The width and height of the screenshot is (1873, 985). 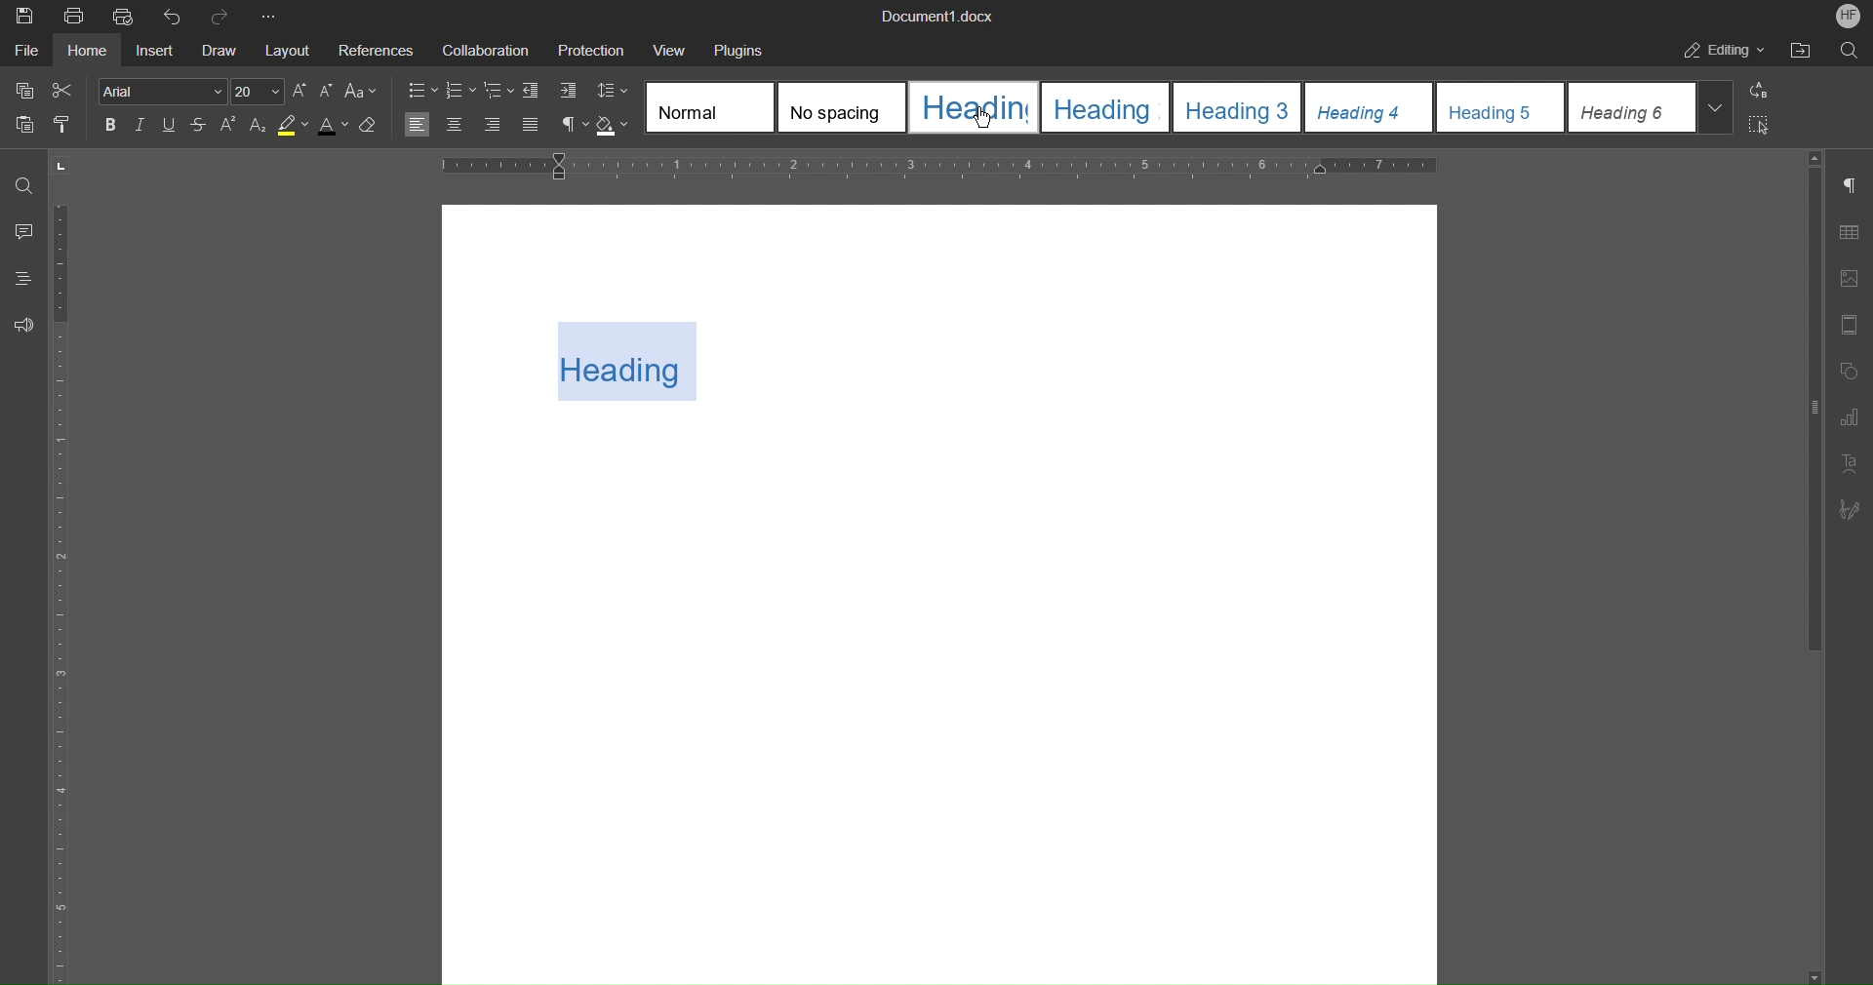 What do you see at coordinates (930, 166) in the screenshot?
I see `Horizontal Ruler` at bounding box center [930, 166].